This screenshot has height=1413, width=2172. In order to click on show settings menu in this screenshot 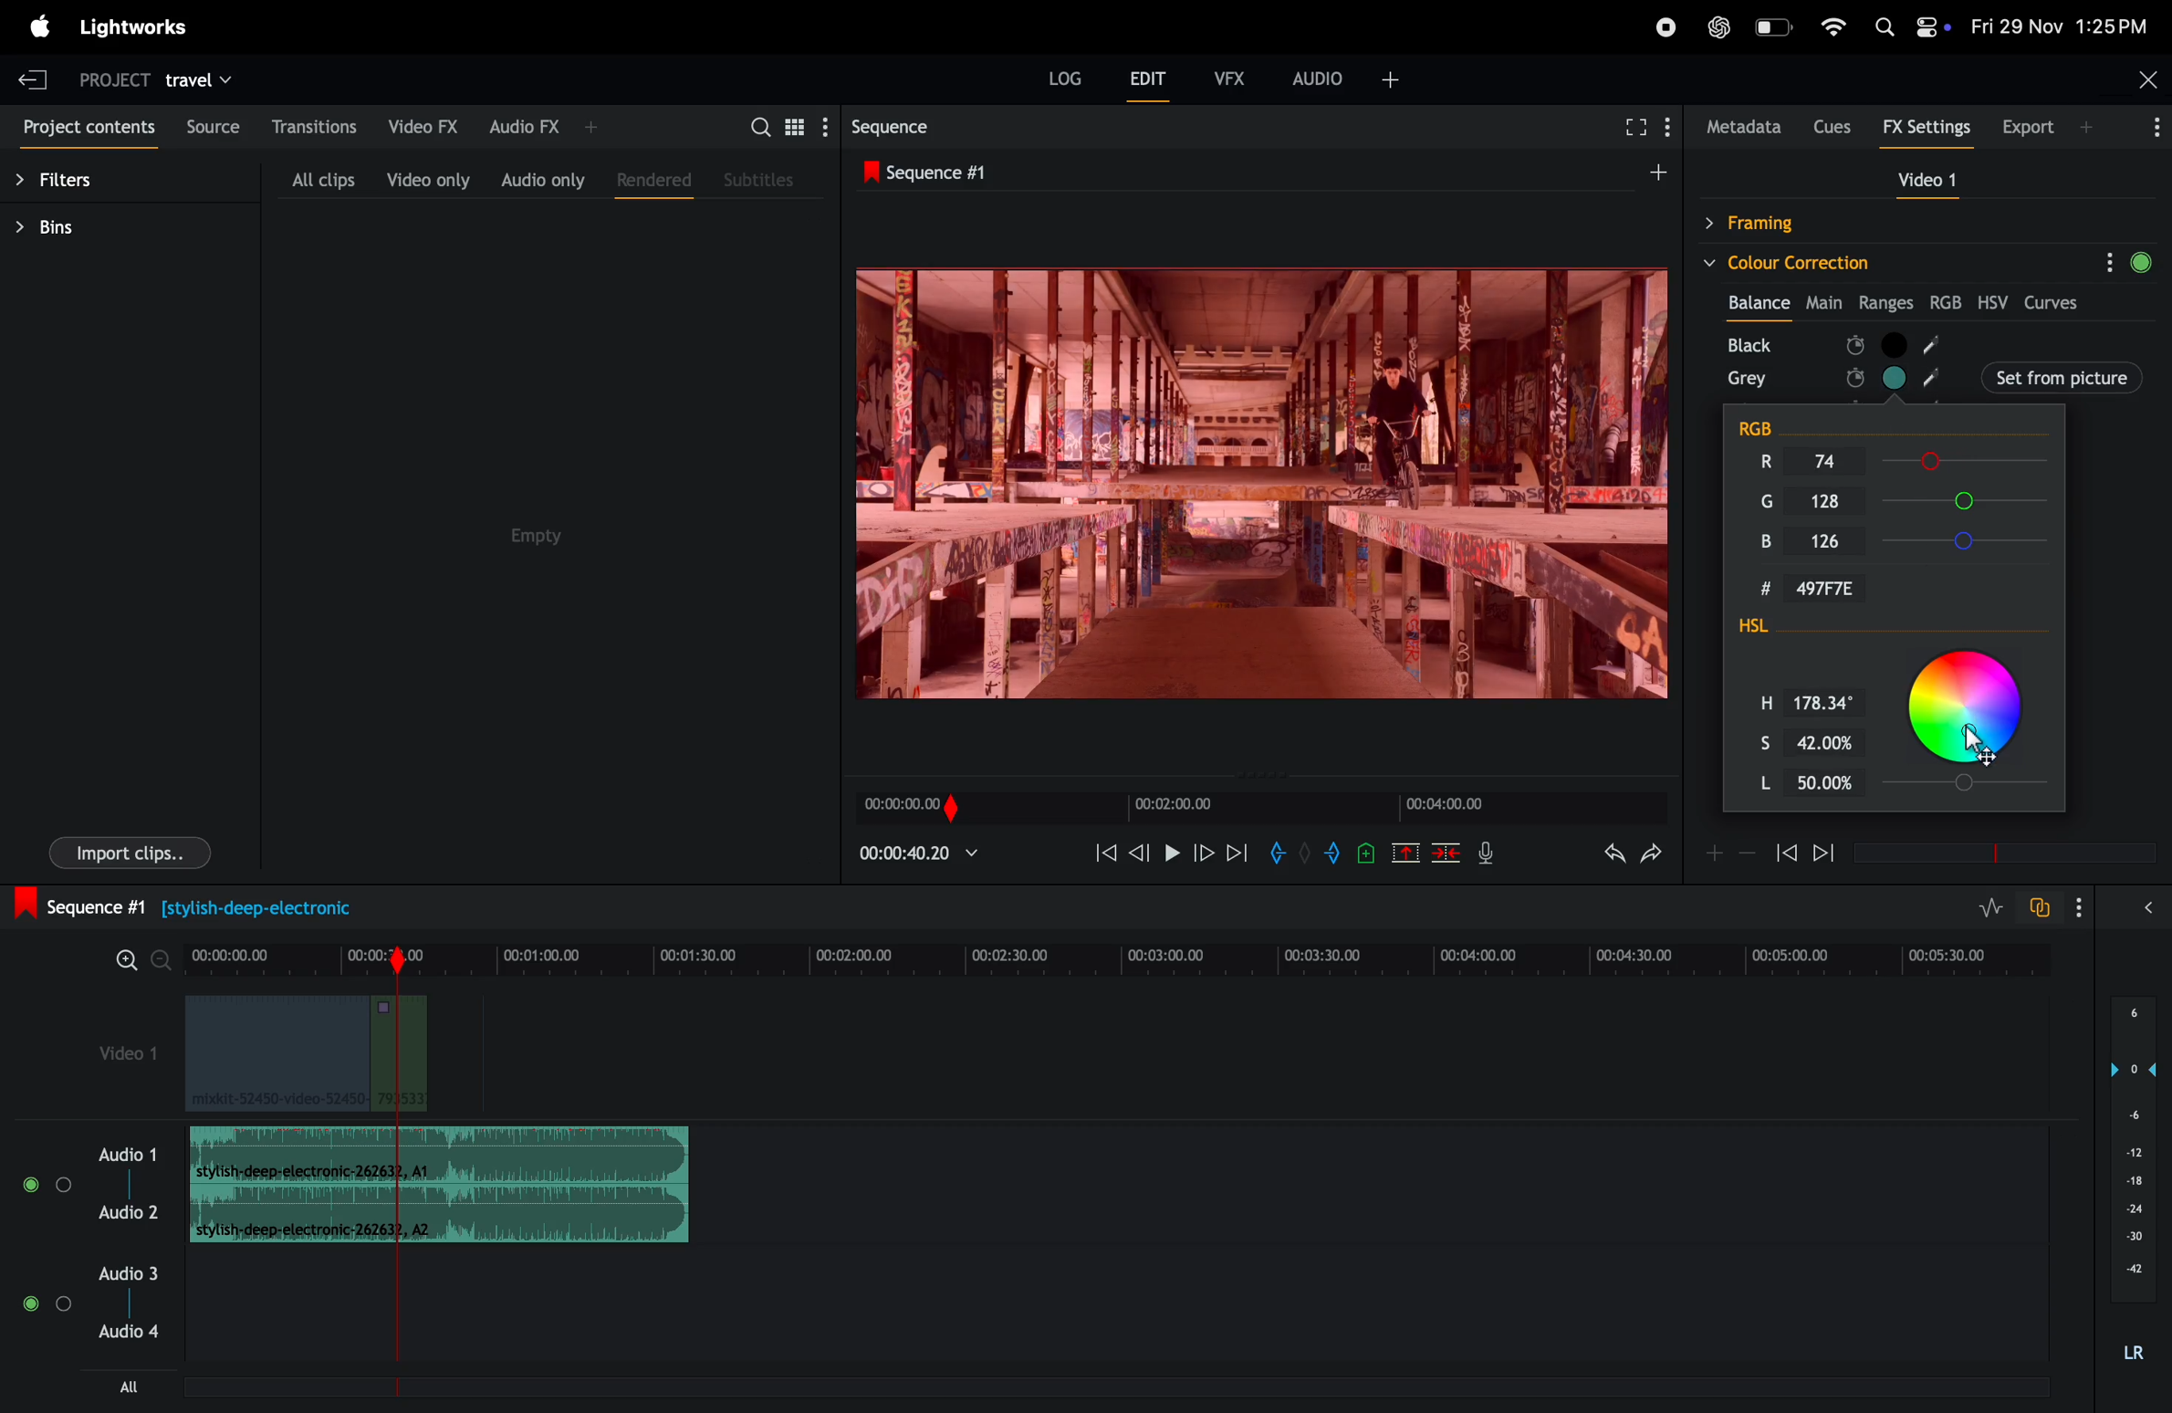, I will do `click(831, 125)`.